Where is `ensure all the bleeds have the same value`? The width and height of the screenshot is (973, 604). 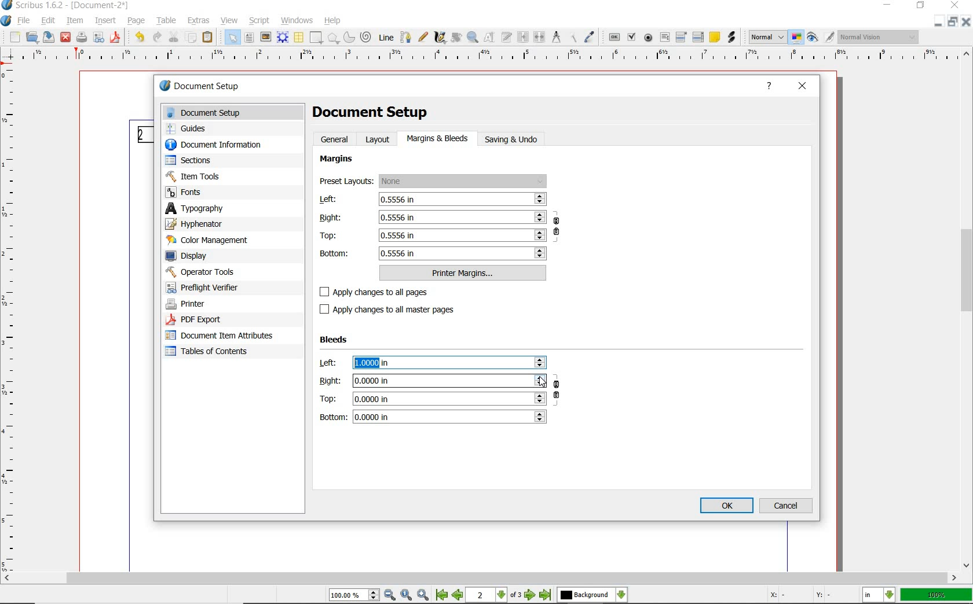 ensure all the bleeds have the same value is located at coordinates (557, 393).